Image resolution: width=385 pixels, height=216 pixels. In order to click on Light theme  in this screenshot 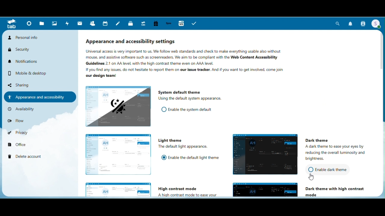, I will do `click(153, 153)`.